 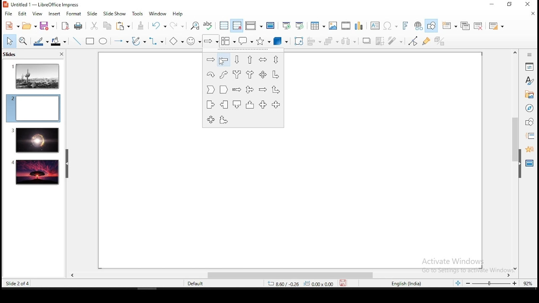 I want to click on slide 1, so click(x=36, y=76).